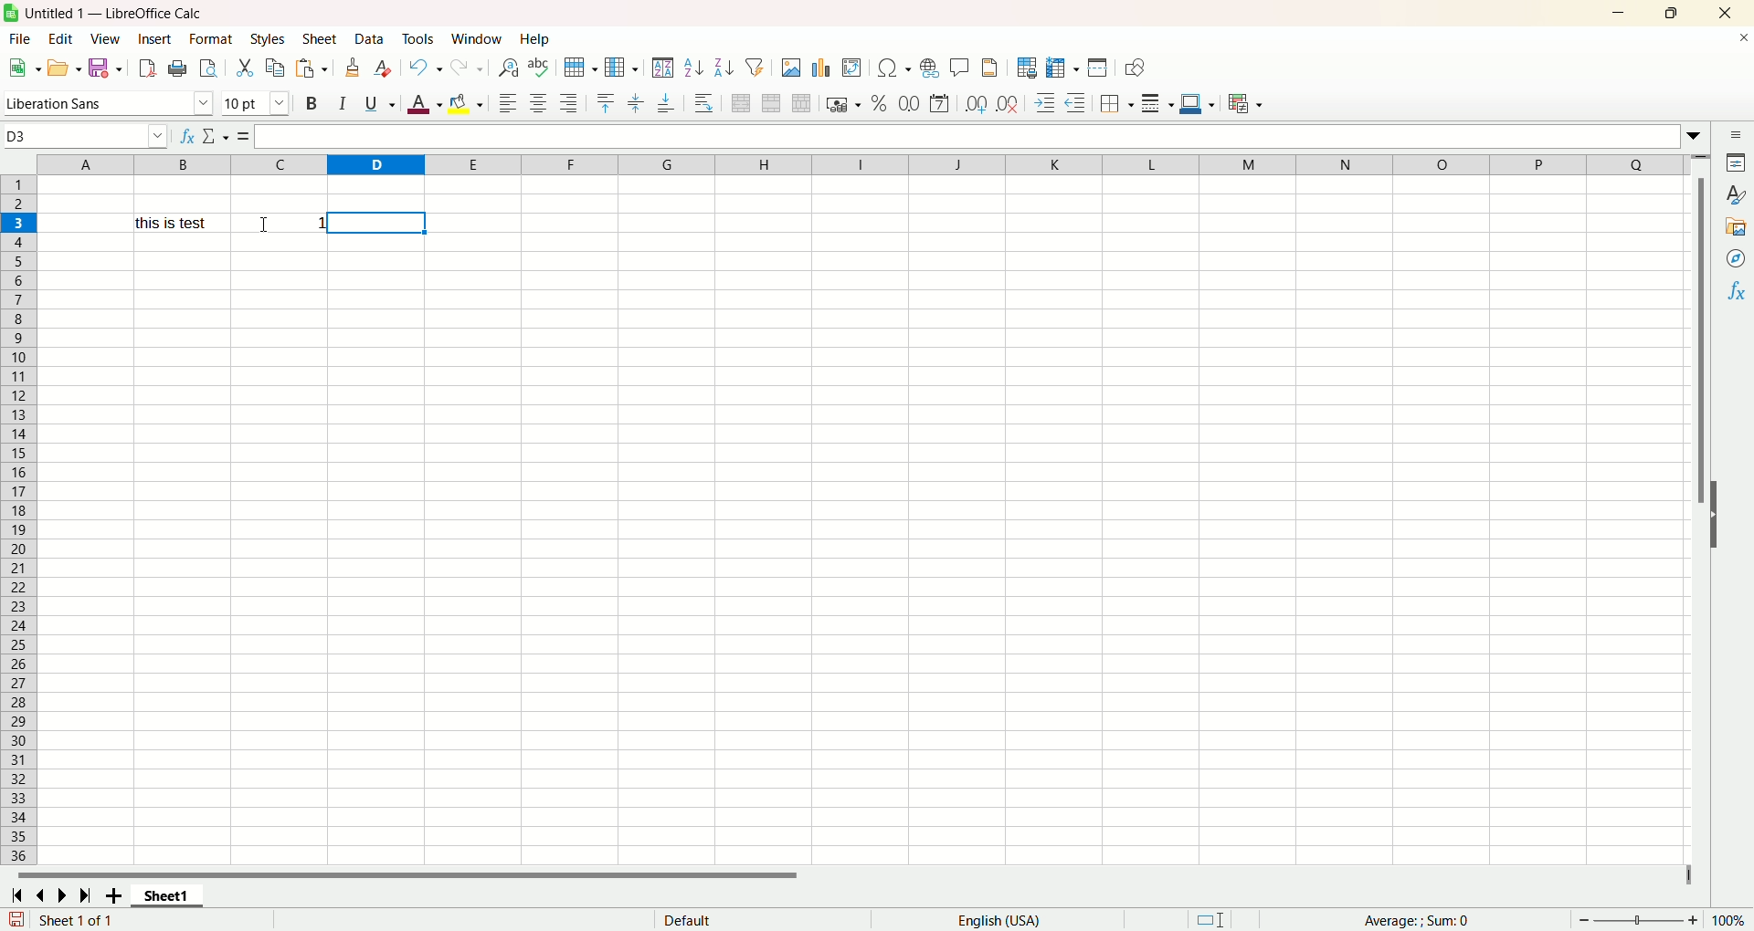  What do you see at coordinates (1743, 40) in the screenshot?
I see `close document` at bounding box center [1743, 40].